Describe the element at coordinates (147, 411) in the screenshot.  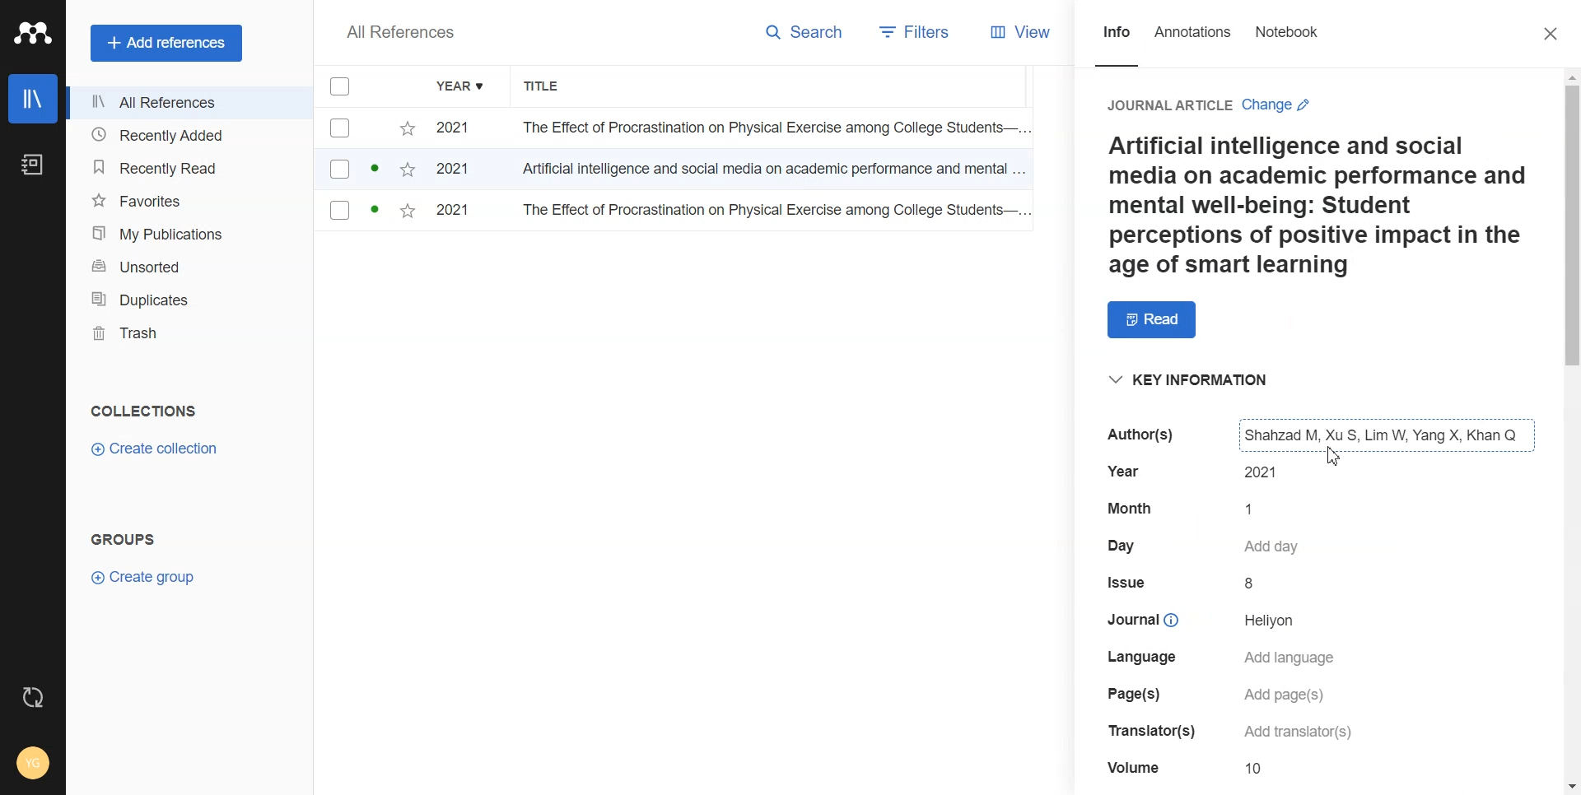
I see `COLLECTIONS` at that location.